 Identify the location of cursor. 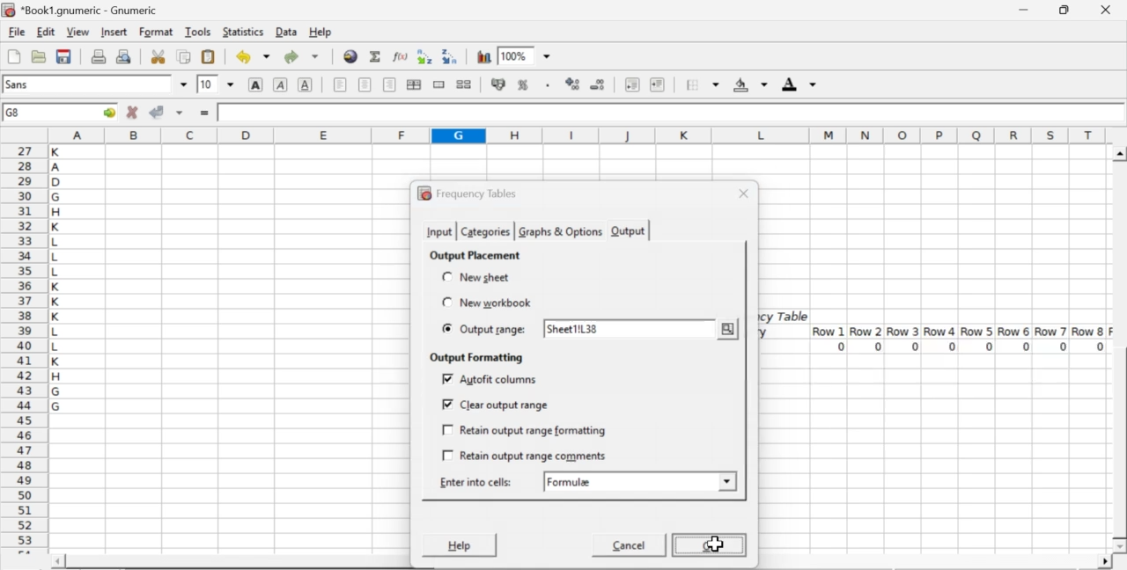
(714, 544).